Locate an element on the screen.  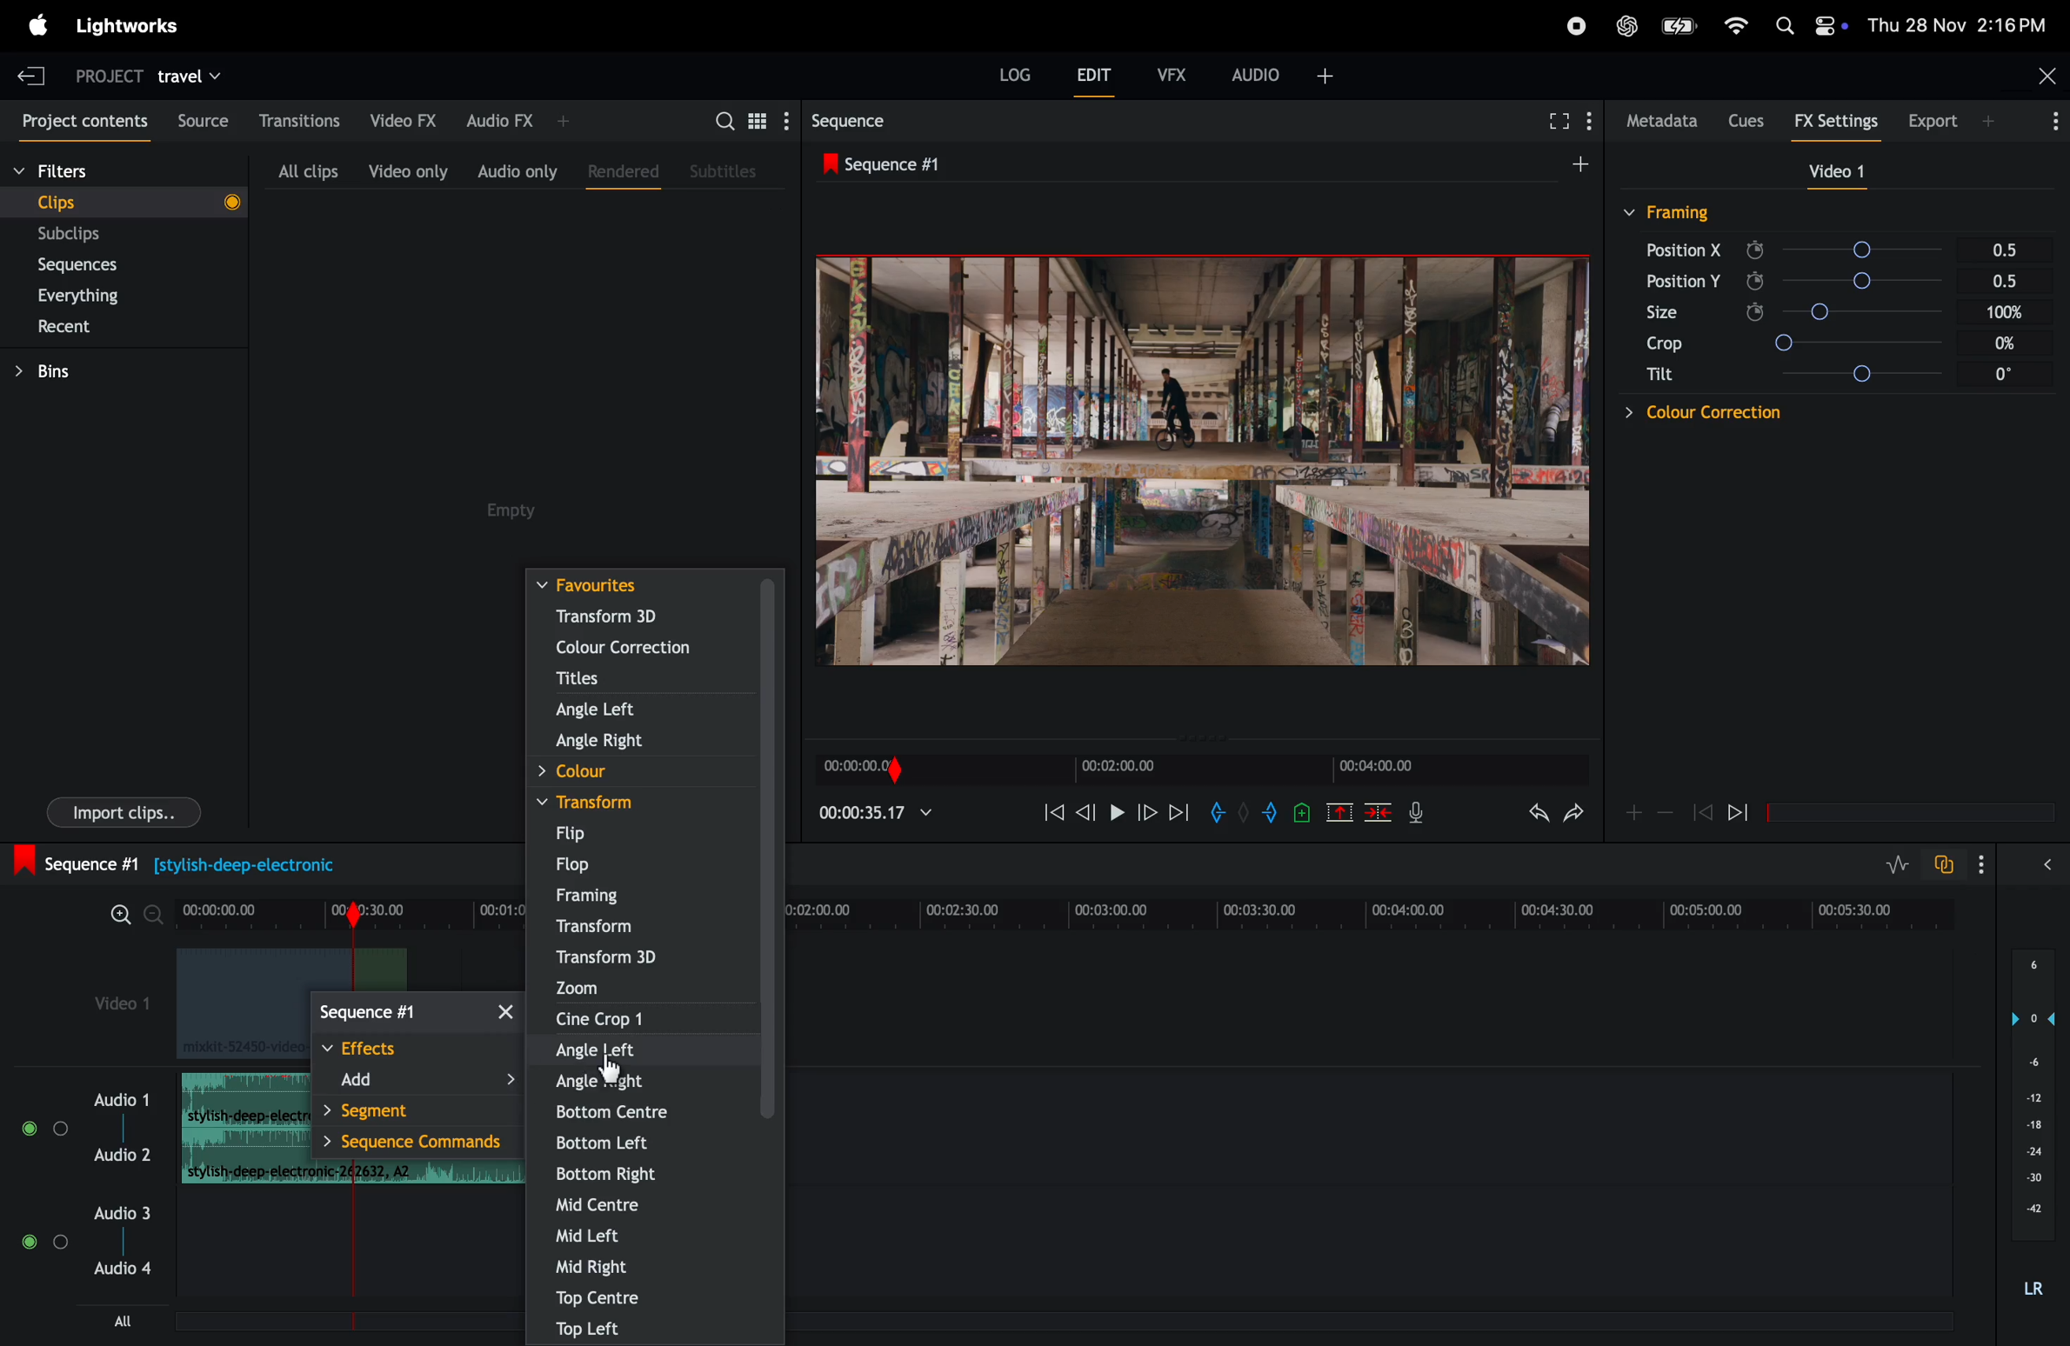
colour is located at coordinates (636, 773).